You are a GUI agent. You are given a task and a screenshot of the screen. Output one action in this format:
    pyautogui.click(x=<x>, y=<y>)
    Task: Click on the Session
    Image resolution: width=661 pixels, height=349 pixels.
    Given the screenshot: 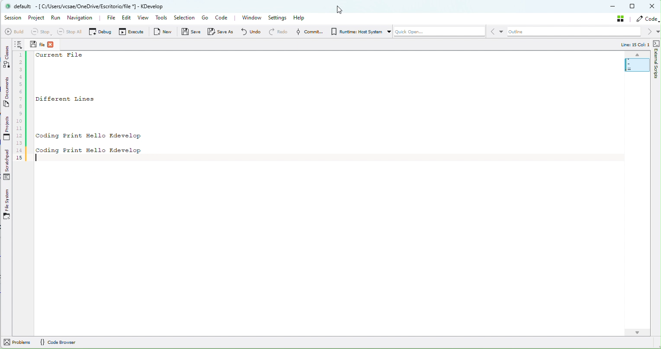 What is the action you would take?
    pyautogui.click(x=13, y=18)
    